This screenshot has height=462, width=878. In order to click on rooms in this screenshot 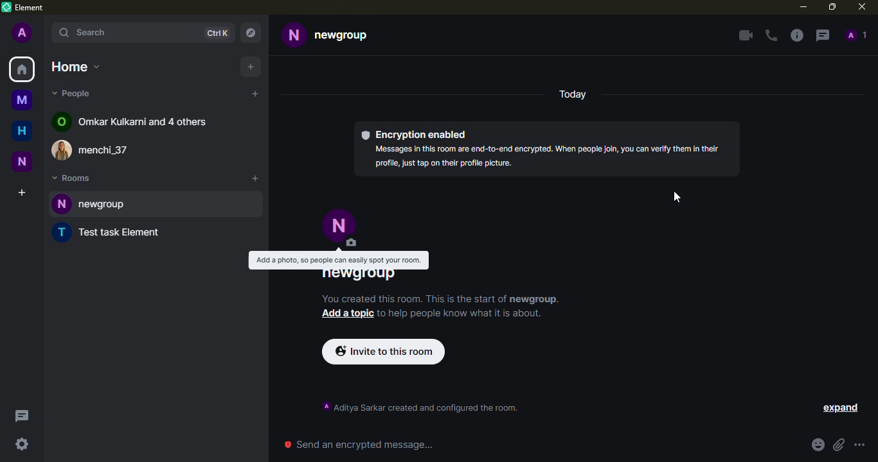, I will do `click(72, 178)`.